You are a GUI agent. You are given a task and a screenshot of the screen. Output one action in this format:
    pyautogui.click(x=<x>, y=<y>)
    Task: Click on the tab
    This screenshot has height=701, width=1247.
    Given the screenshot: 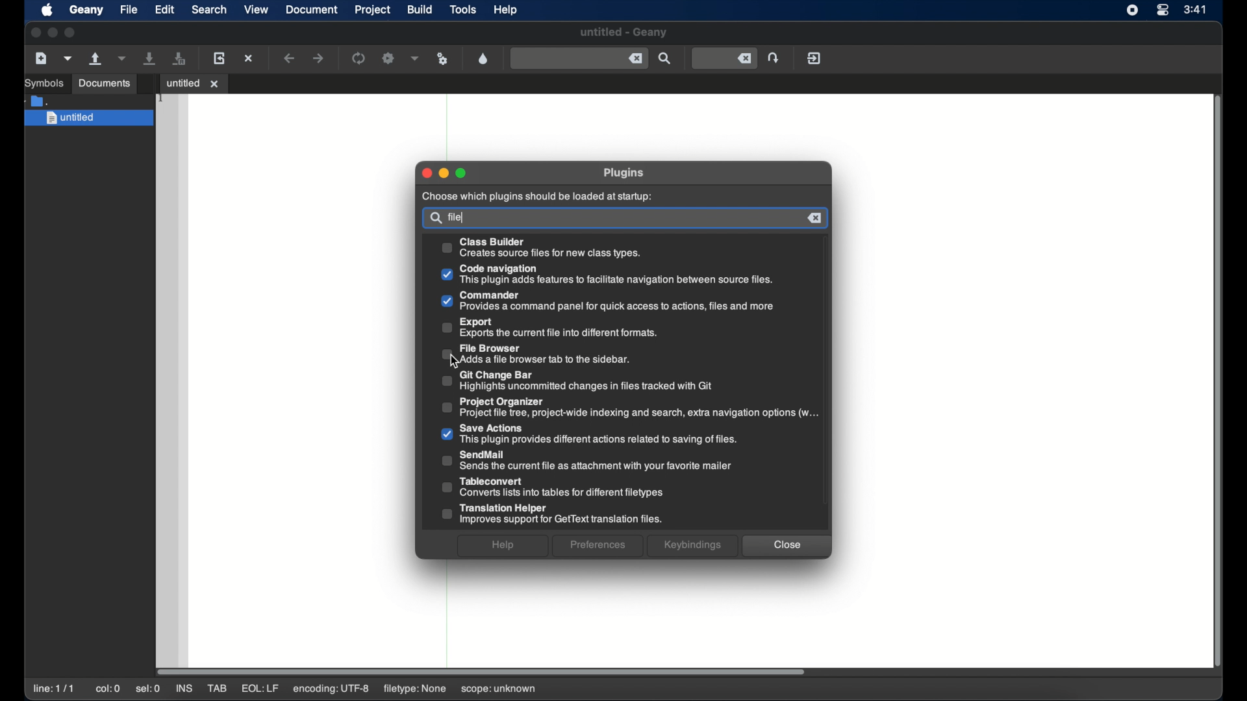 What is the action you would take?
    pyautogui.click(x=218, y=689)
    